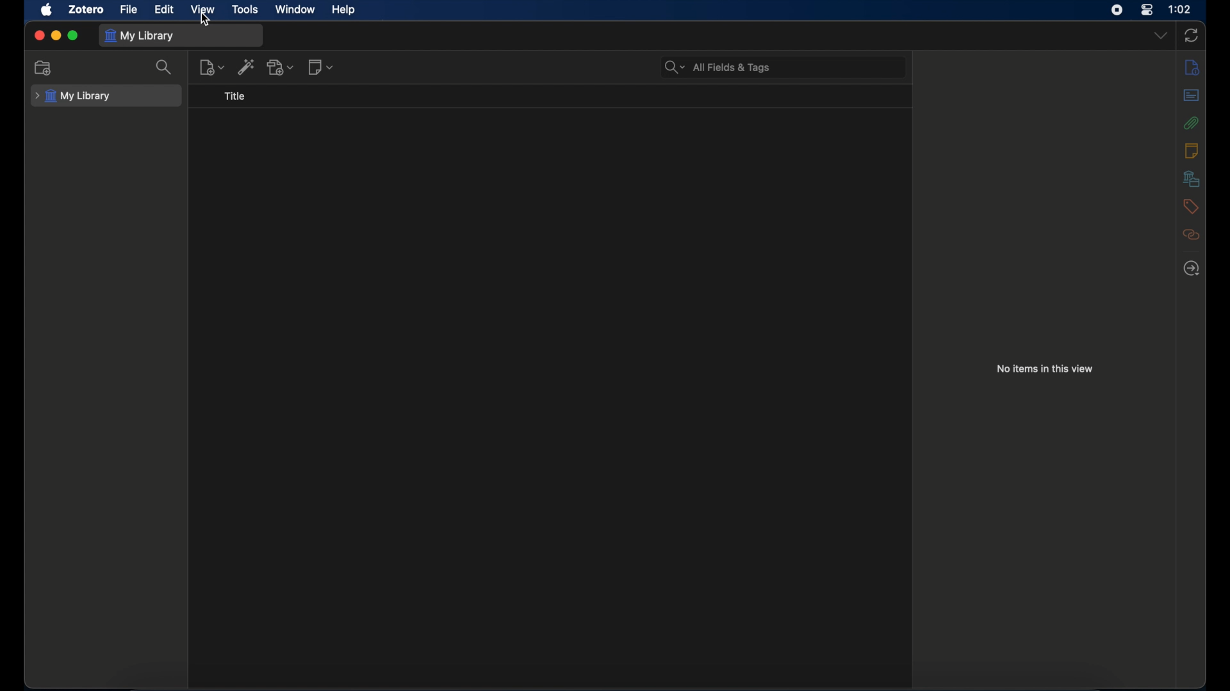  What do you see at coordinates (247, 67) in the screenshot?
I see `add item by identifier` at bounding box center [247, 67].